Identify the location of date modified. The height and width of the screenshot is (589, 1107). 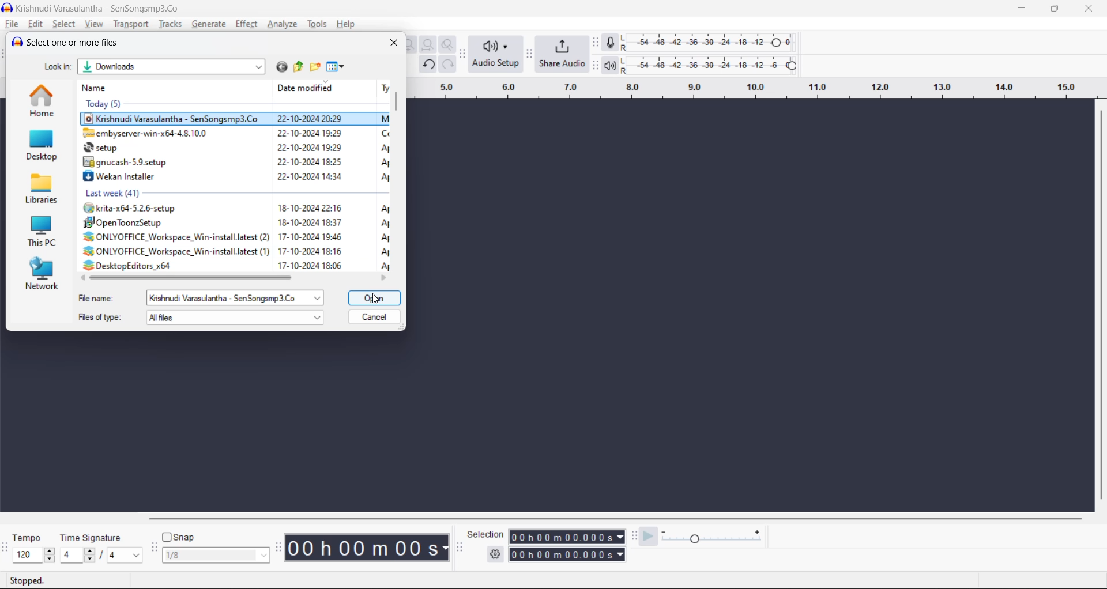
(307, 89).